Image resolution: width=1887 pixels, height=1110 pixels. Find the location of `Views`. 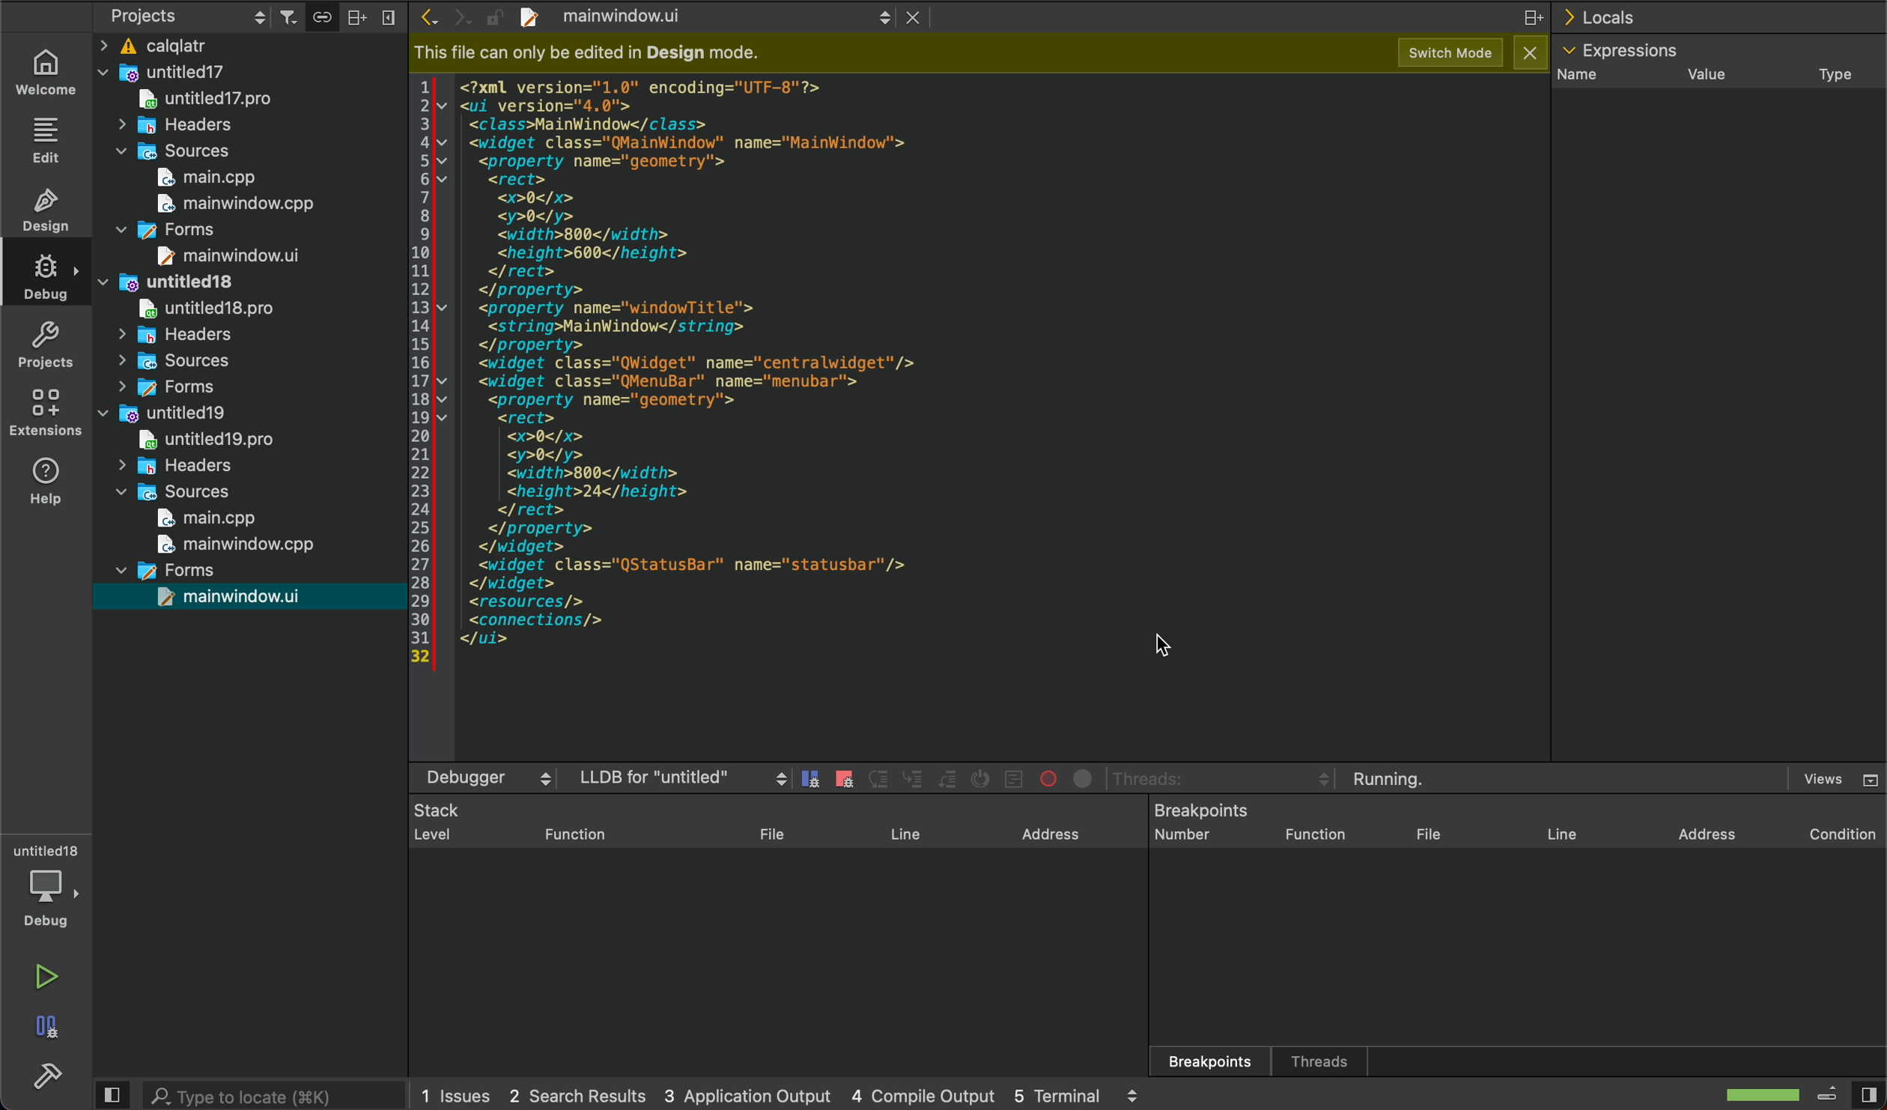

Views is located at coordinates (1827, 771).